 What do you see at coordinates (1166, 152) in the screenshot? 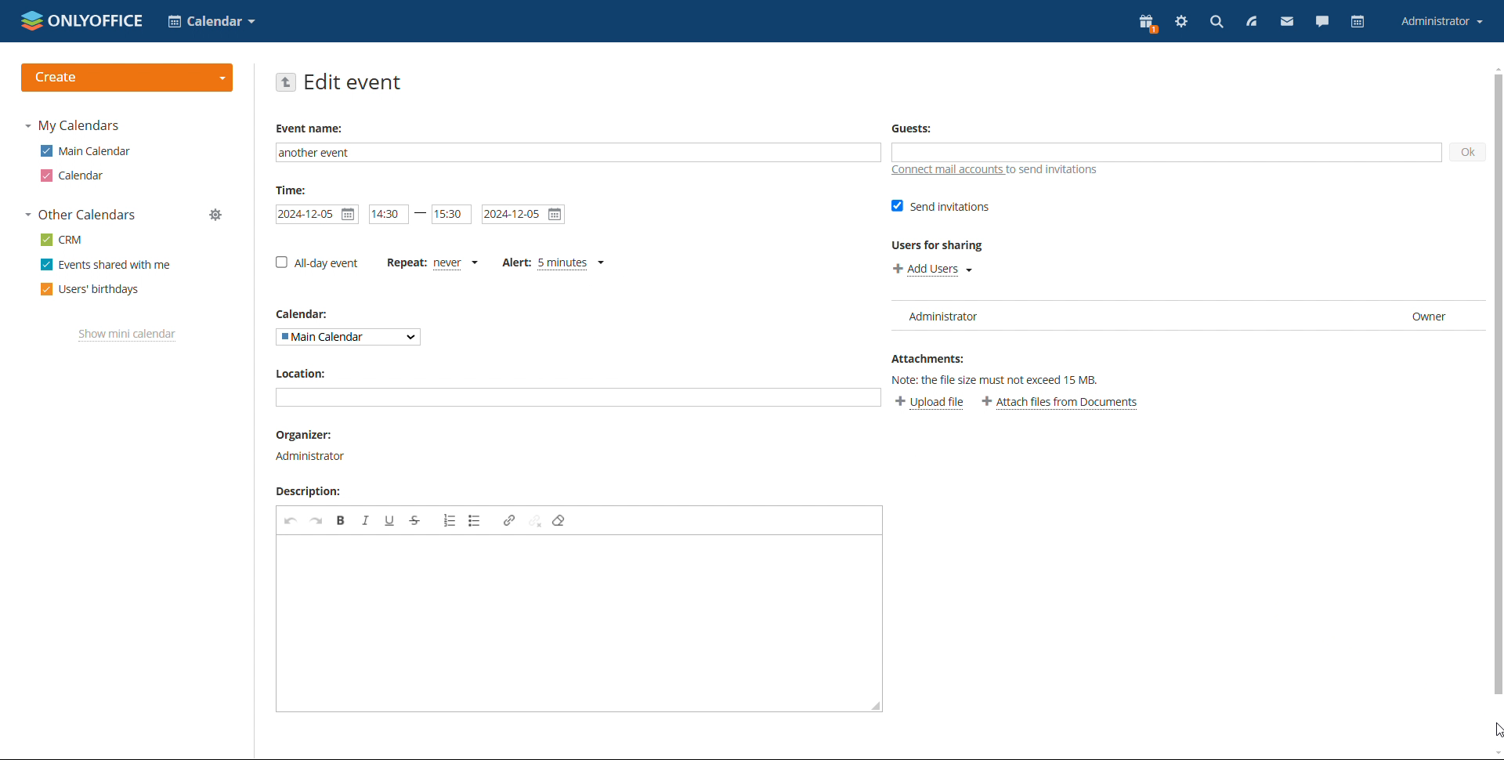
I see `add guests` at bounding box center [1166, 152].